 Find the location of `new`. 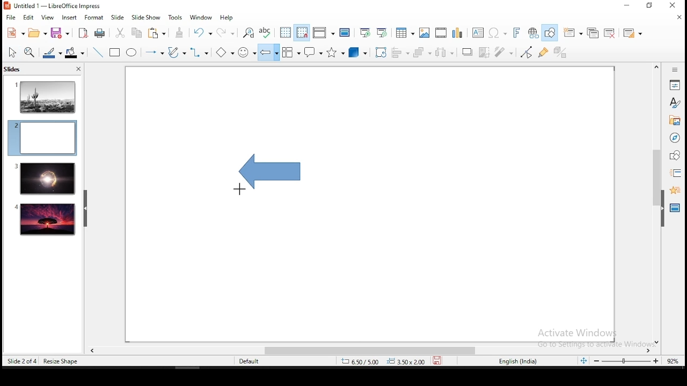

new is located at coordinates (13, 33).